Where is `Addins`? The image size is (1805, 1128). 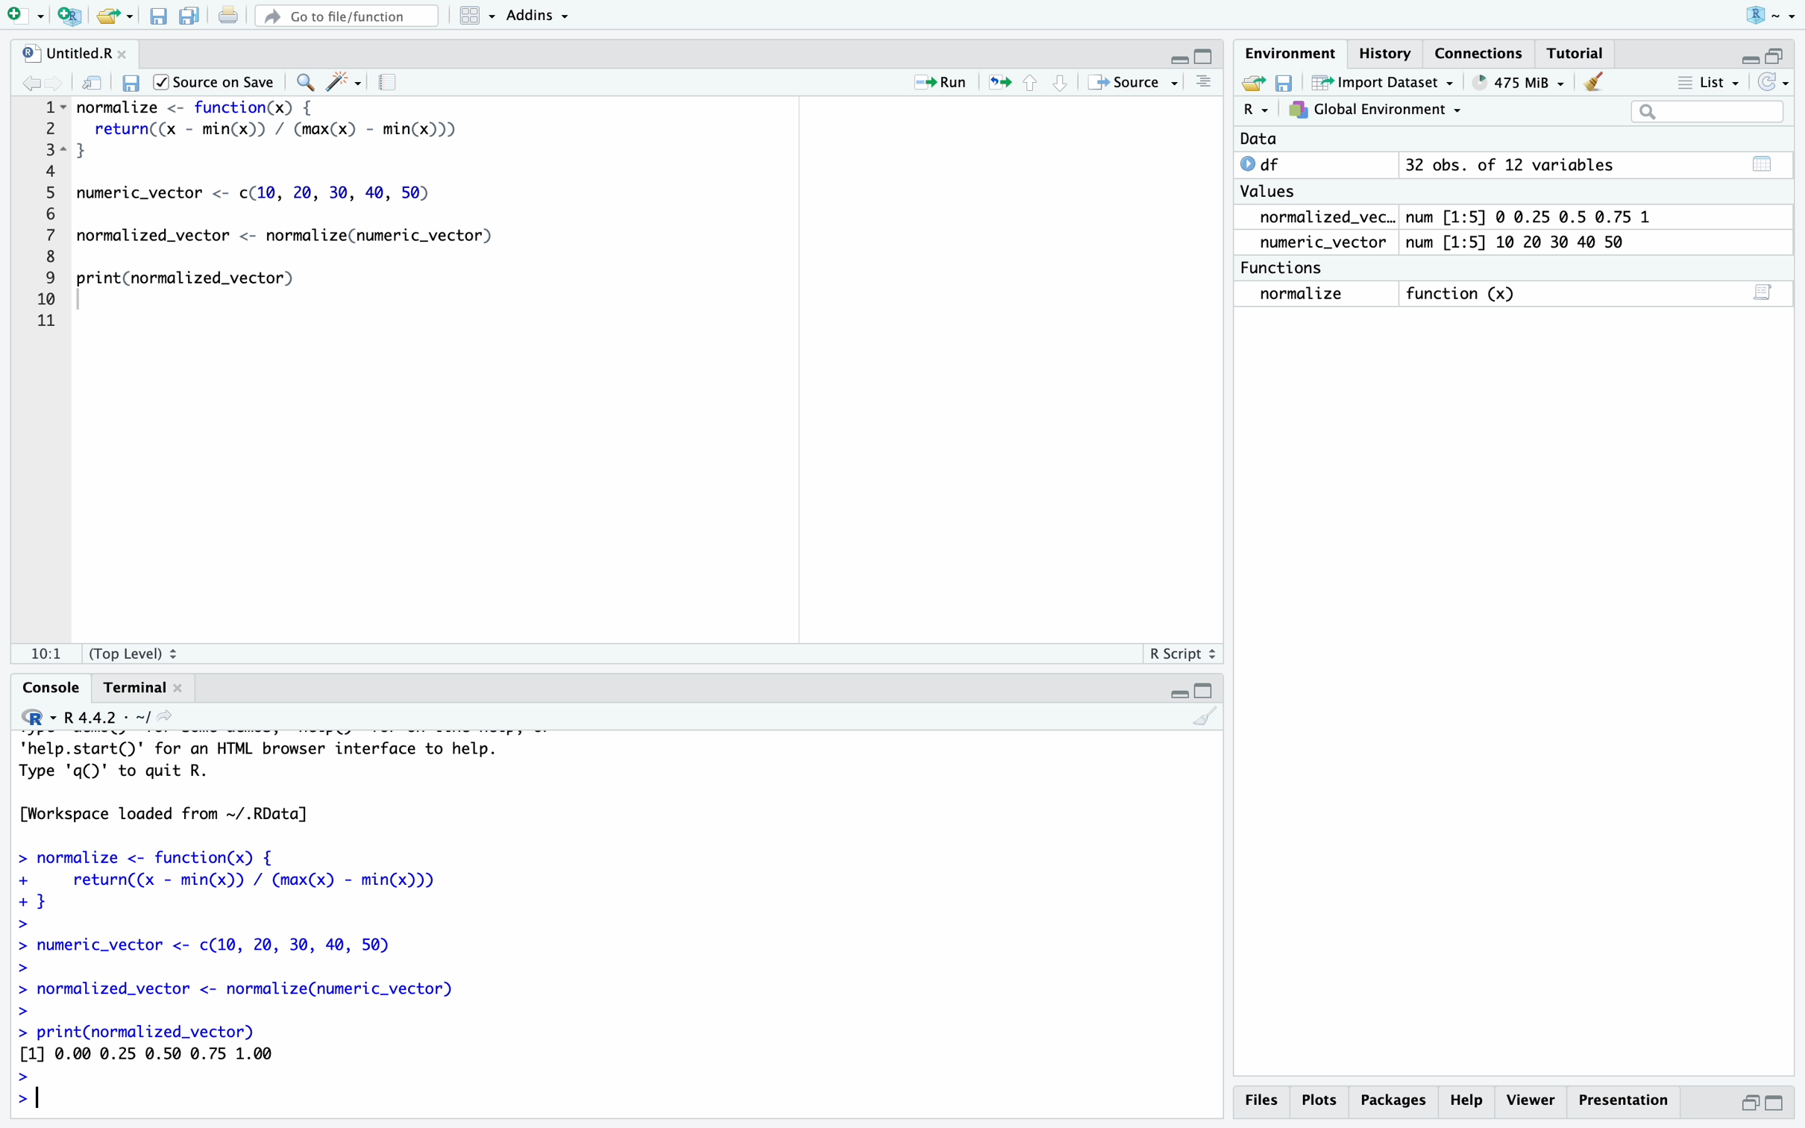
Addins is located at coordinates (547, 19).